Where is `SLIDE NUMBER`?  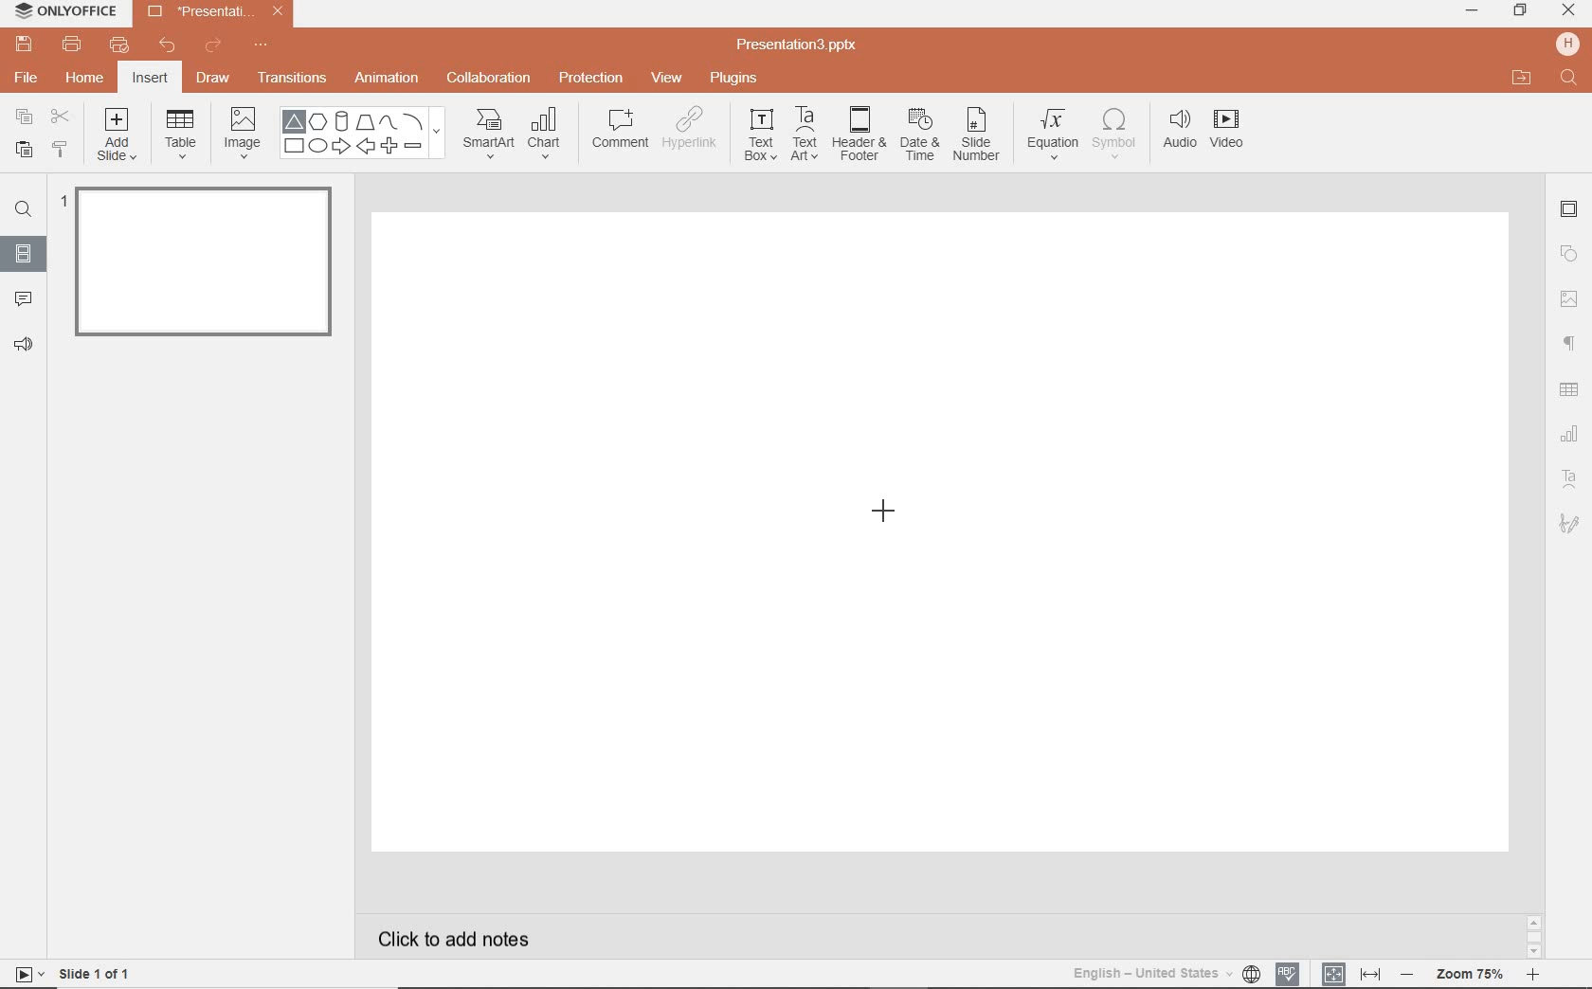 SLIDE NUMBER is located at coordinates (978, 137).